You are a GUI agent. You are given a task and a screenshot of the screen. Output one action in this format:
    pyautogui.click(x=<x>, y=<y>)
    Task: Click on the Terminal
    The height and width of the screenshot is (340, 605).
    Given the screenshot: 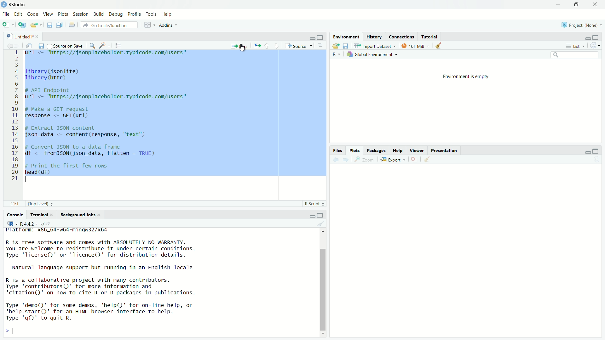 What is the action you would take?
    pyautogui.click(x=42, y=215)
    